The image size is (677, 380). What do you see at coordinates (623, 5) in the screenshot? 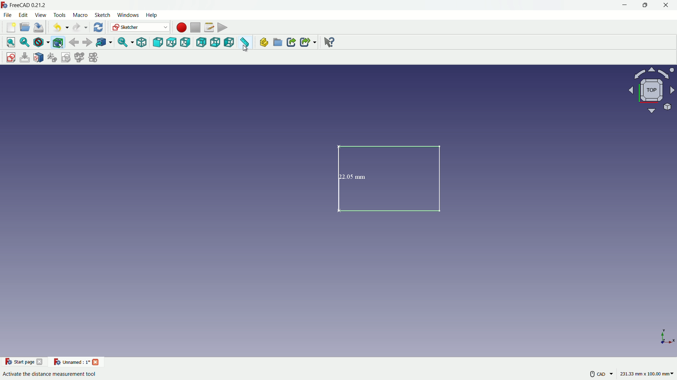
I see `minimize` at bounding box center [623, 5].